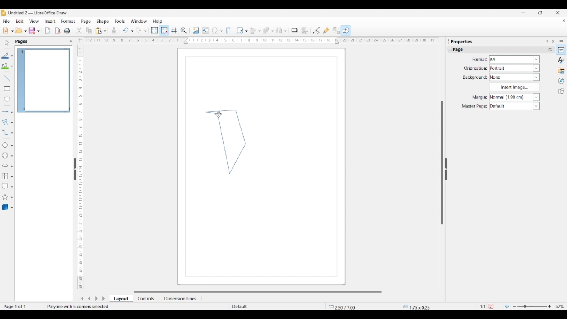 The width and height of the screenshot is (567, 319). I want to click on New document format options, so click(12, 31).